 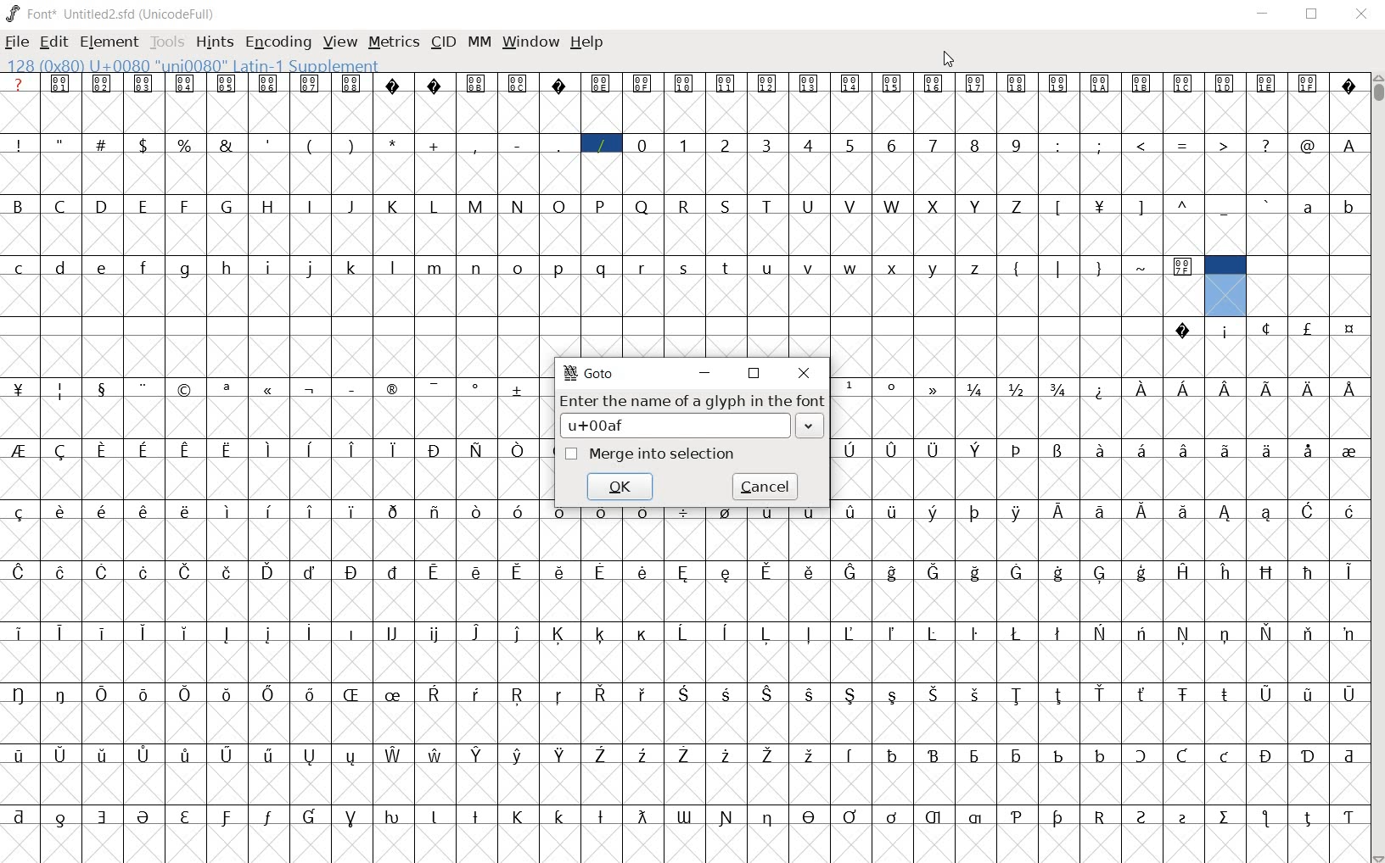 I want to click on Symbol, so click(x=147, y=694).